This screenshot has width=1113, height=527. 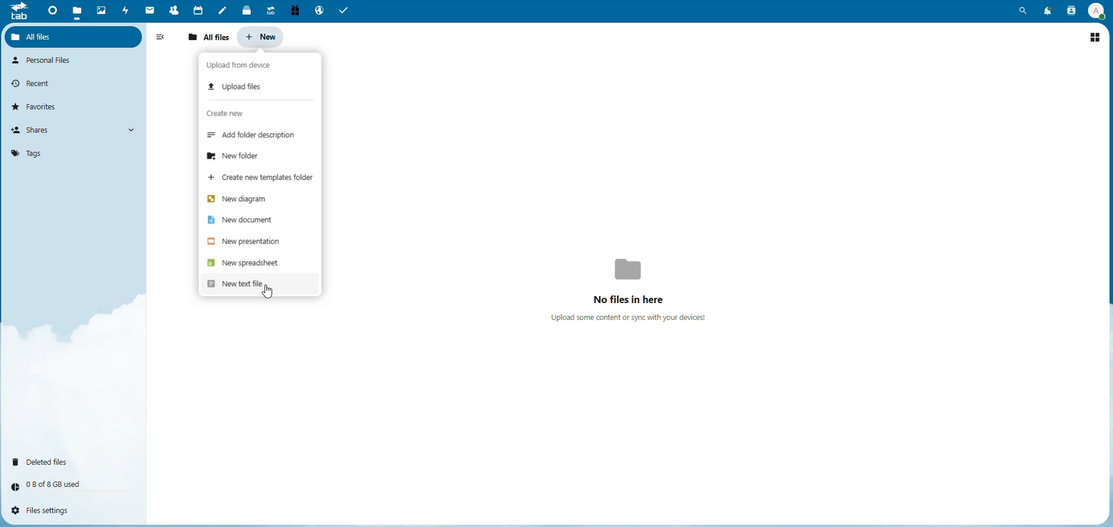 I want to click on Contacts, so click(x=1069, y=11).